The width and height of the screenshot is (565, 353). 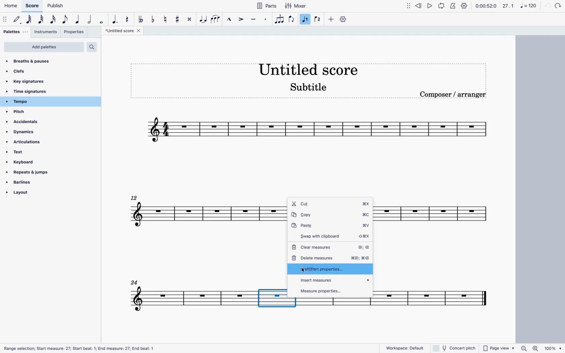 I want to click on swap with cliboard, so click(x=330, y=235).